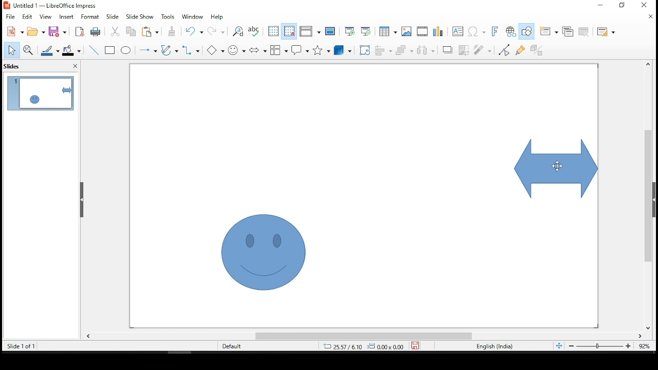 This screenshot has width=658, height=370. I want to click on align objects, so click(382, 50).